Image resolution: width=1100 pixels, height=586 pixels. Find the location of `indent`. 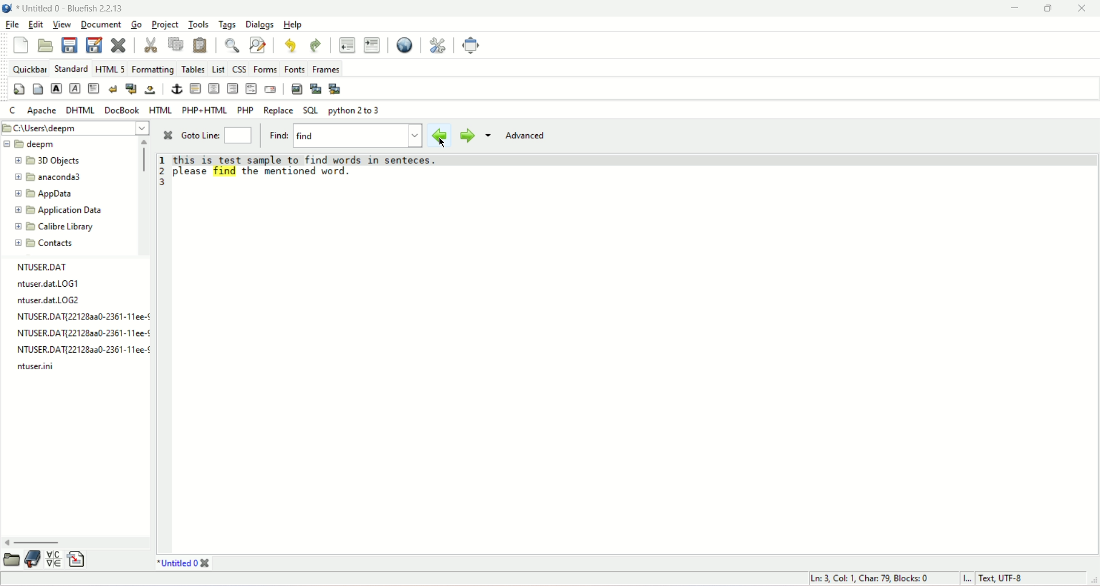

indent is located at coordinates (372, 45).